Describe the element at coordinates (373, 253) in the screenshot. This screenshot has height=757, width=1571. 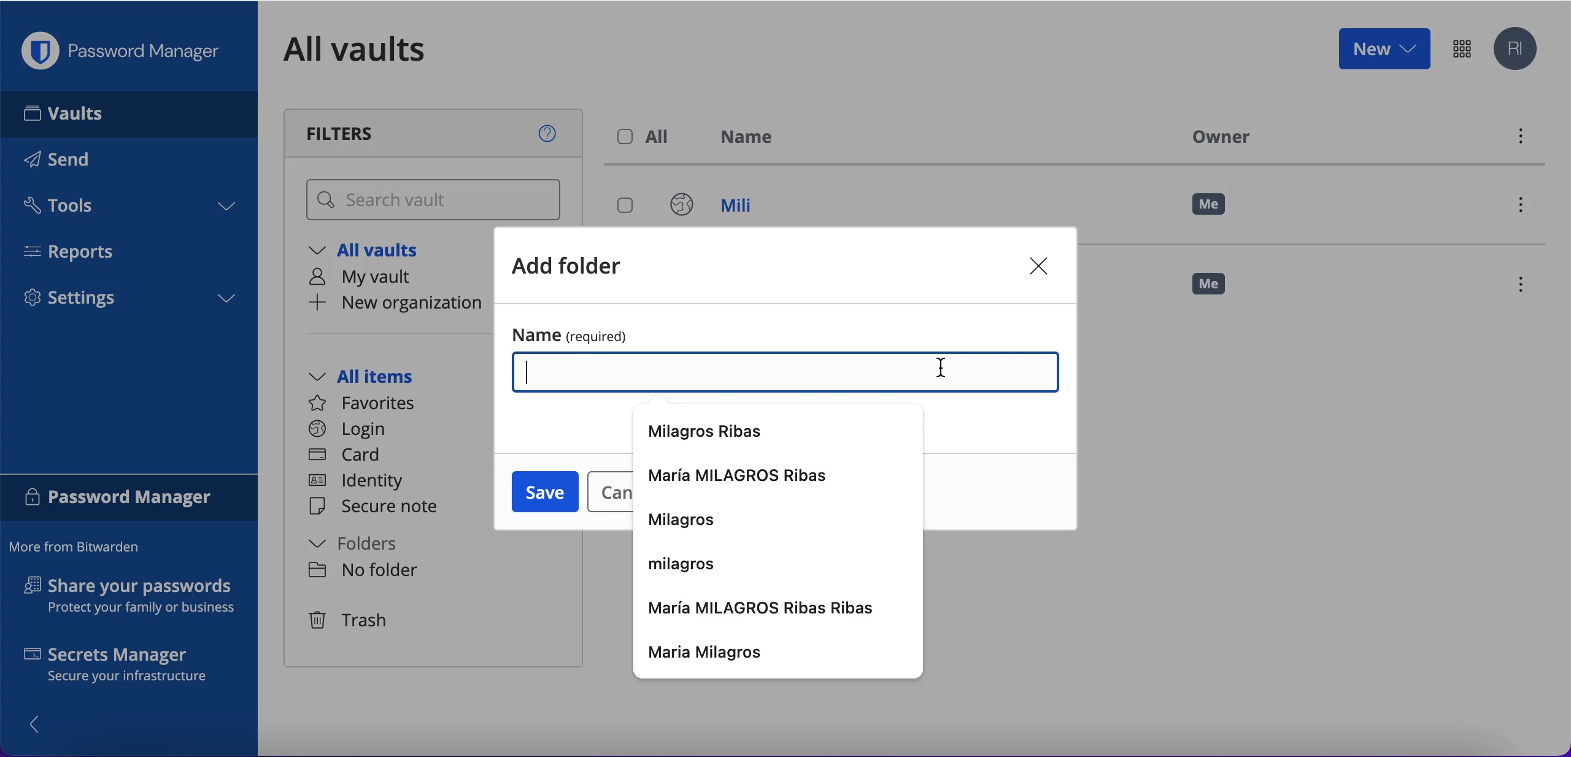
I see `all vaults` at that location.